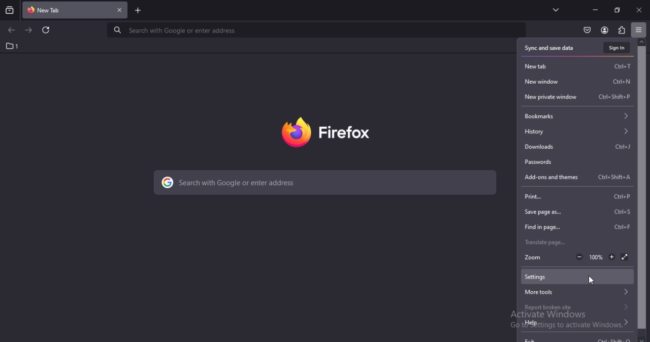 This screenshot has height=342, width=650. Describe the element at coordinates (119, 10) in the screenshot. I see `close tab` at that location.